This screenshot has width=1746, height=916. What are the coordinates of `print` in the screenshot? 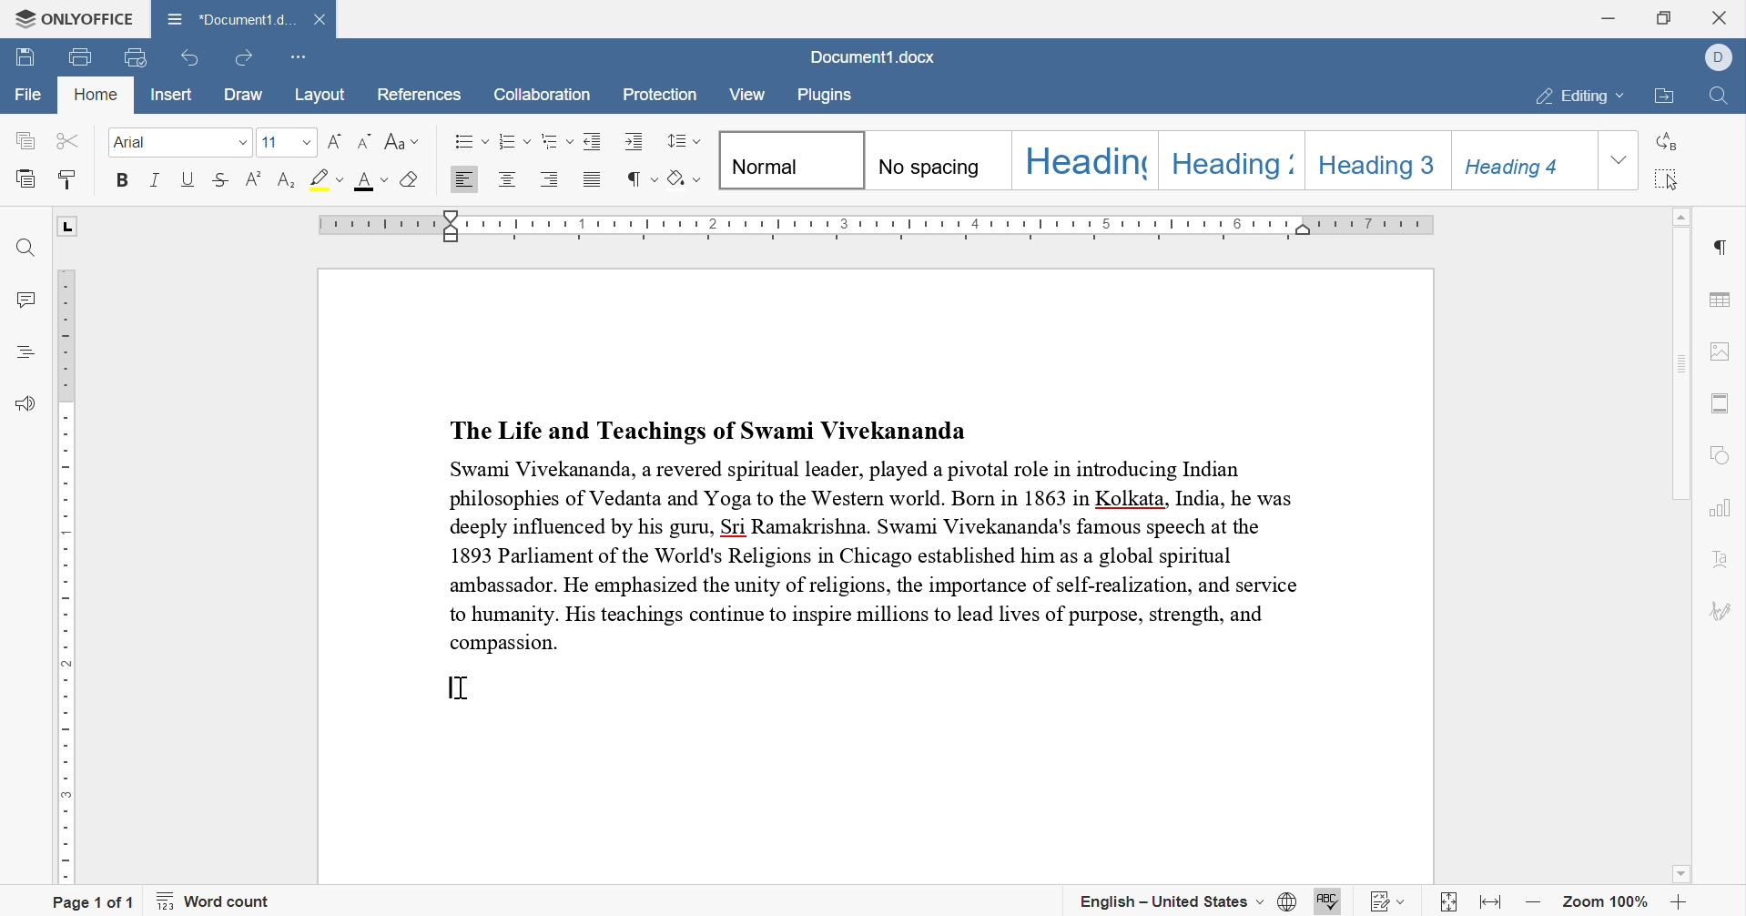 It's located at (81, 58).